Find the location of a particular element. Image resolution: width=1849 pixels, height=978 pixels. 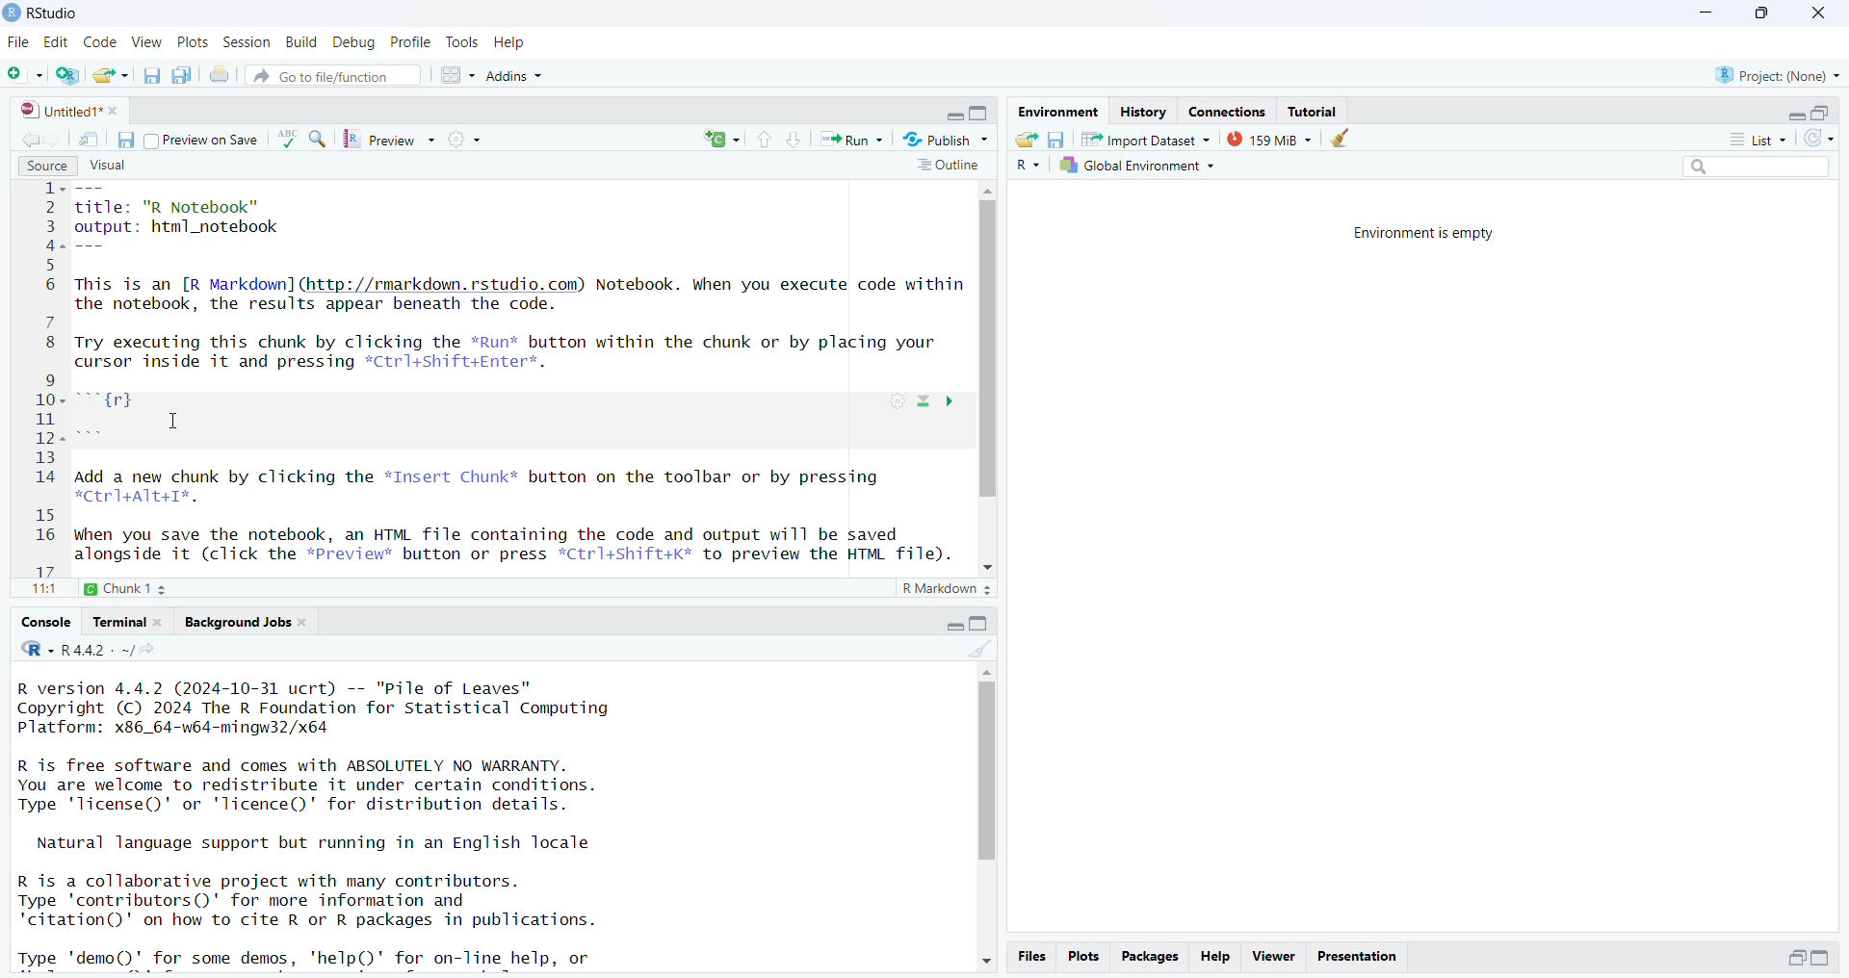

scrollbar is located at coordinates (985, 817).